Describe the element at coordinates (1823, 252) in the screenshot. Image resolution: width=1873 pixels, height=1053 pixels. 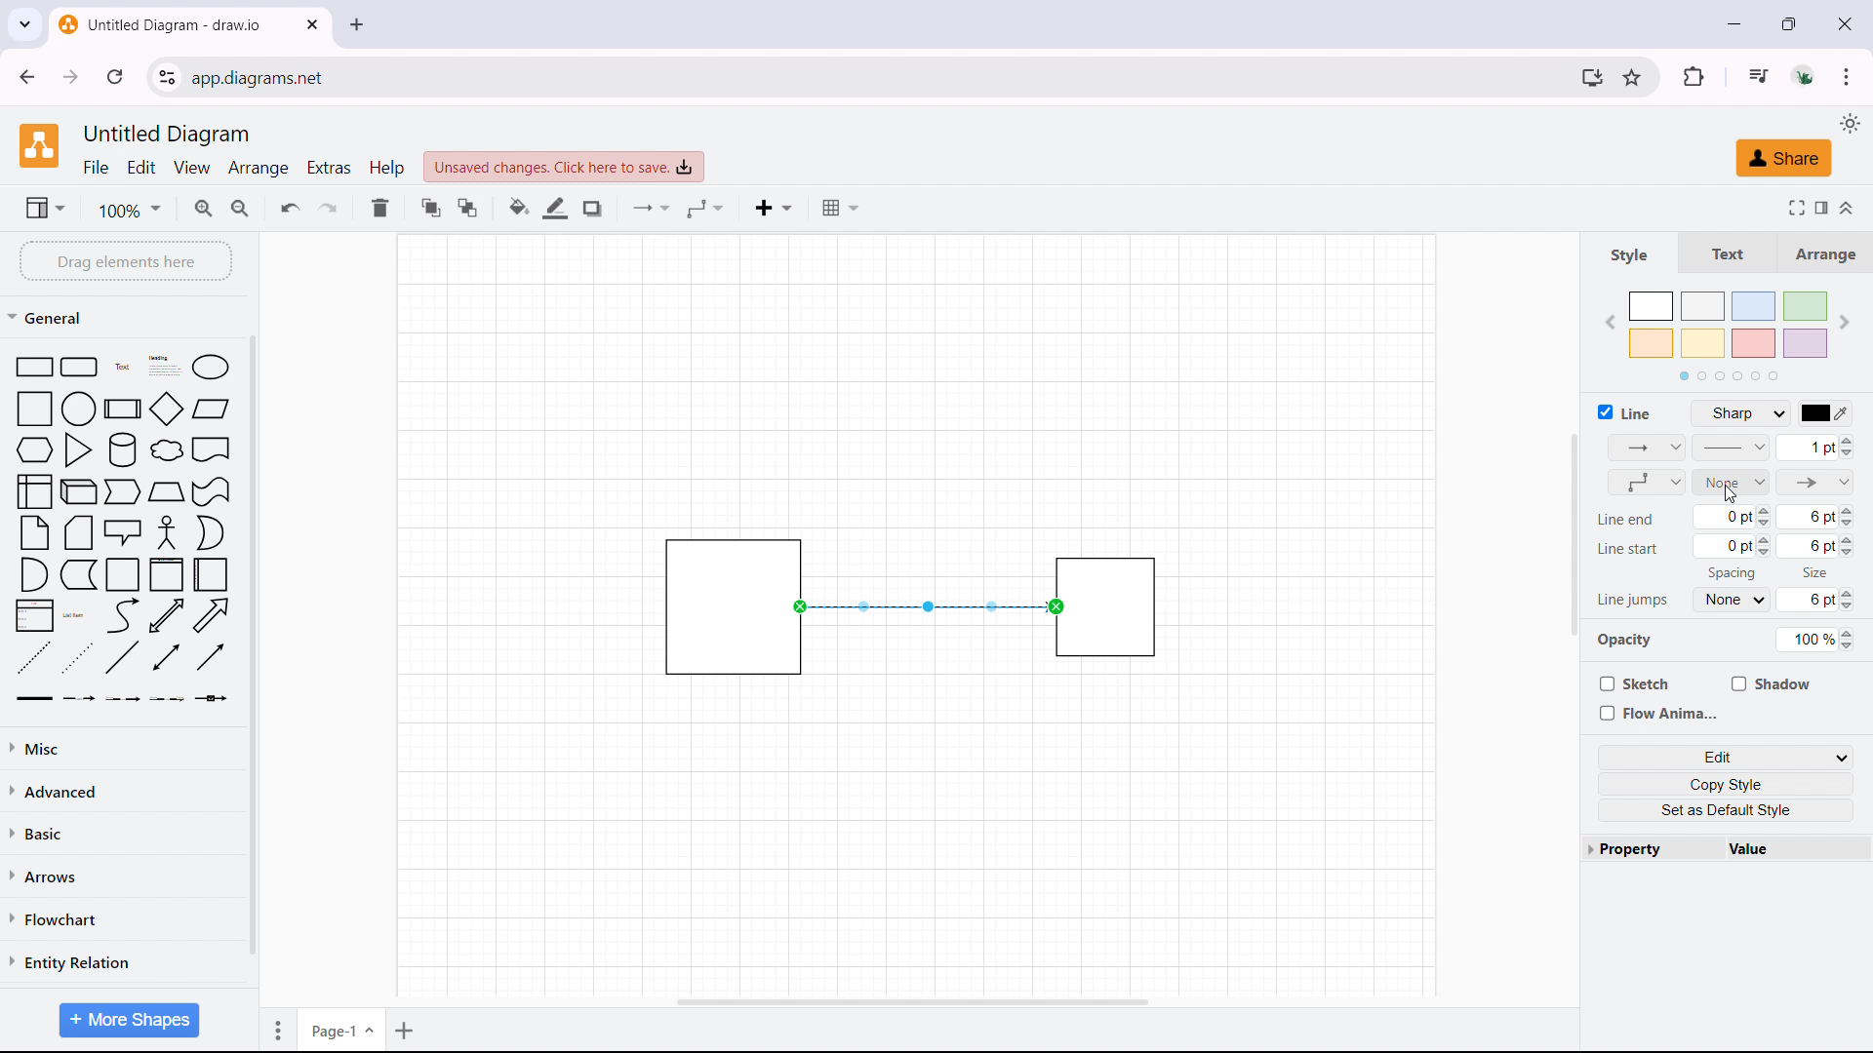
I see `arrange` at that location.